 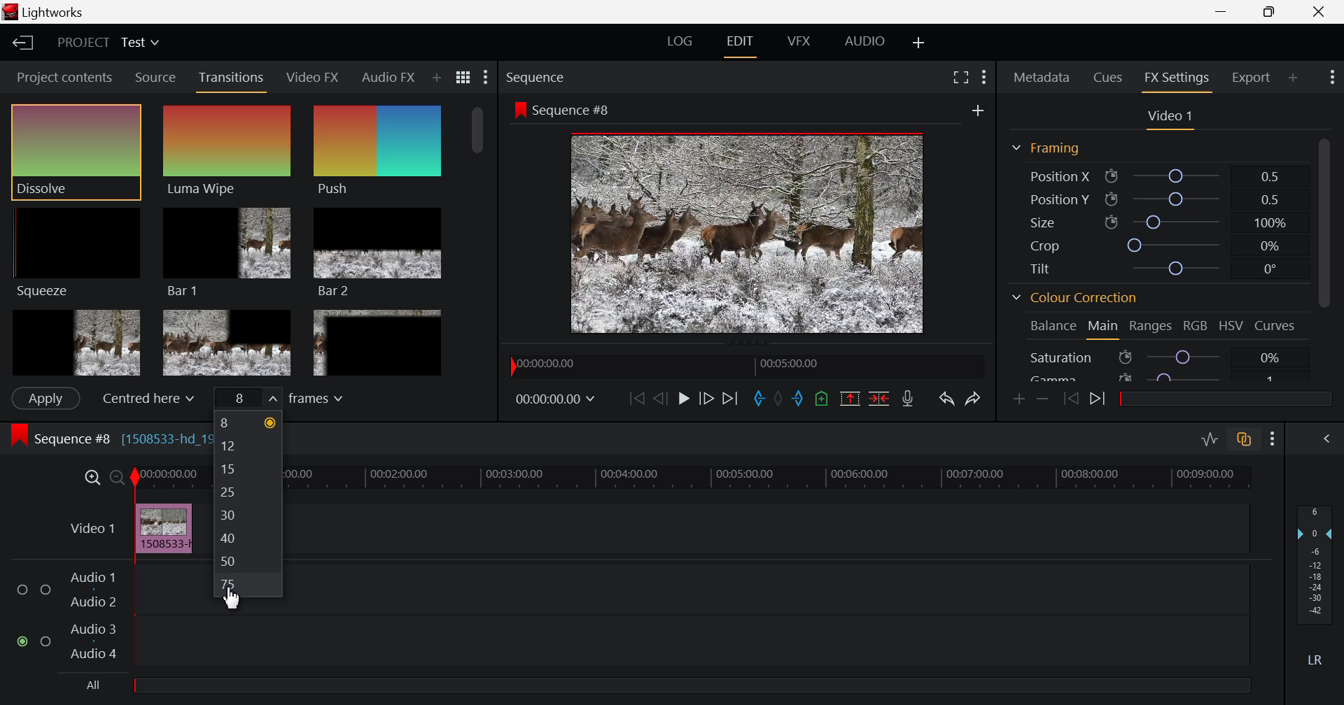 What do you see at coordinates (1154, 327) in the screenshot?
I see `Ranges` at bounding box center [1154, 327].